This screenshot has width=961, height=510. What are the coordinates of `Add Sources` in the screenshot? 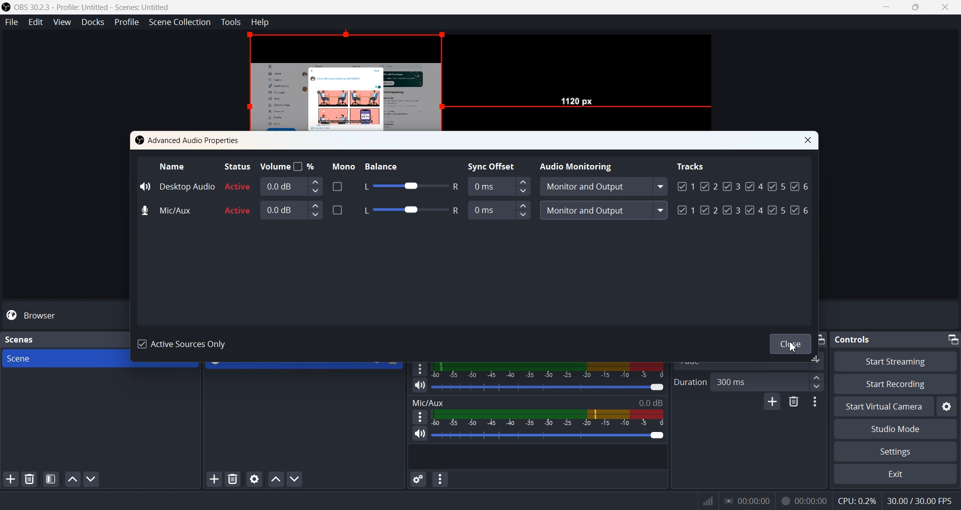 It's located at (214, 478).